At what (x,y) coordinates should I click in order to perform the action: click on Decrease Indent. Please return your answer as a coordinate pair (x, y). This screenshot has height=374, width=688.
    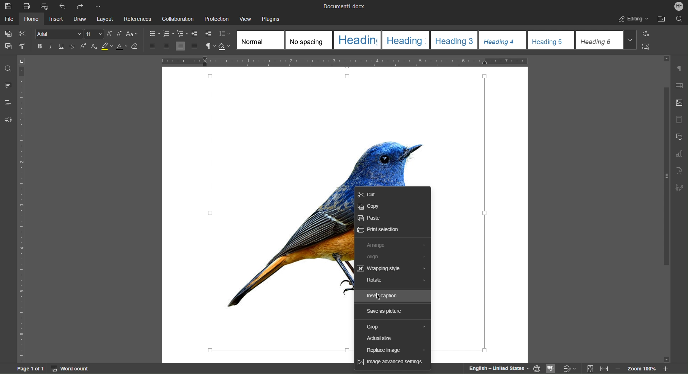
    Looking at the image, I should click on (195, 33).